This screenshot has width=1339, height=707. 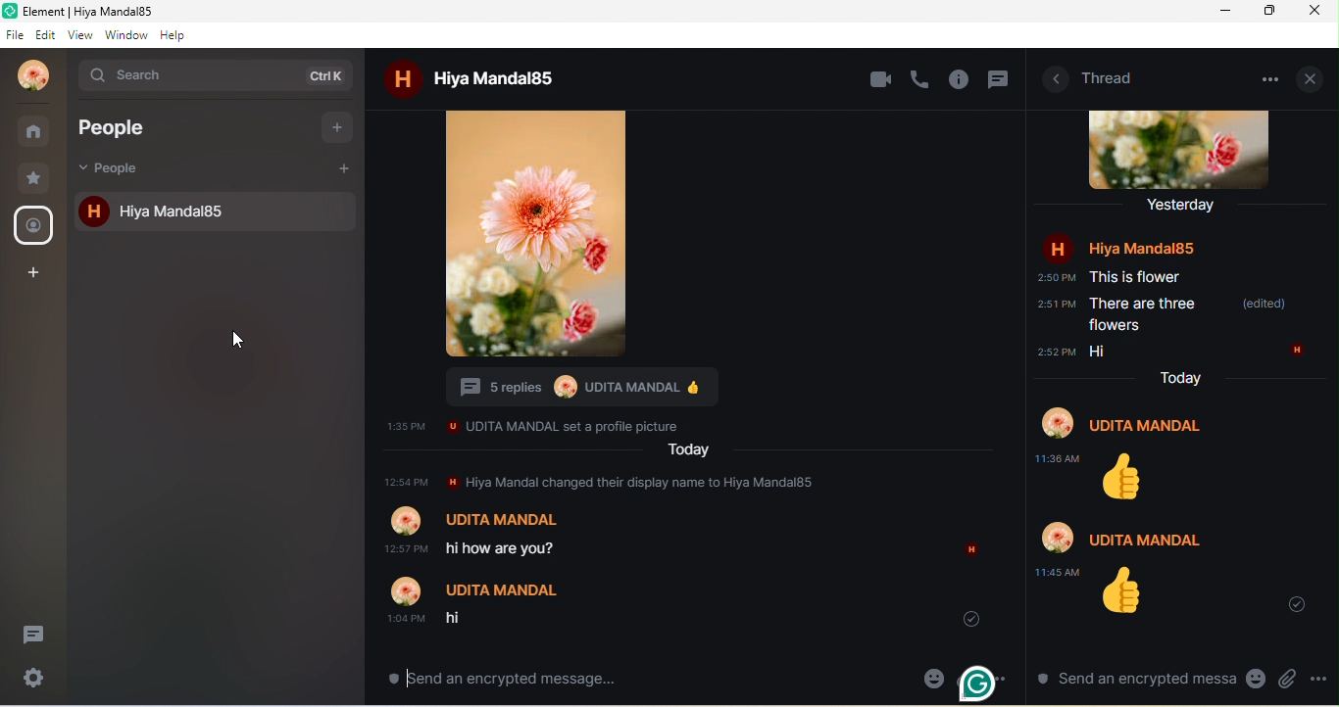 What do you see at coordinates (978, 680) in the screenshot?
I see `grammarly extension` at bounding box center [978, 680].